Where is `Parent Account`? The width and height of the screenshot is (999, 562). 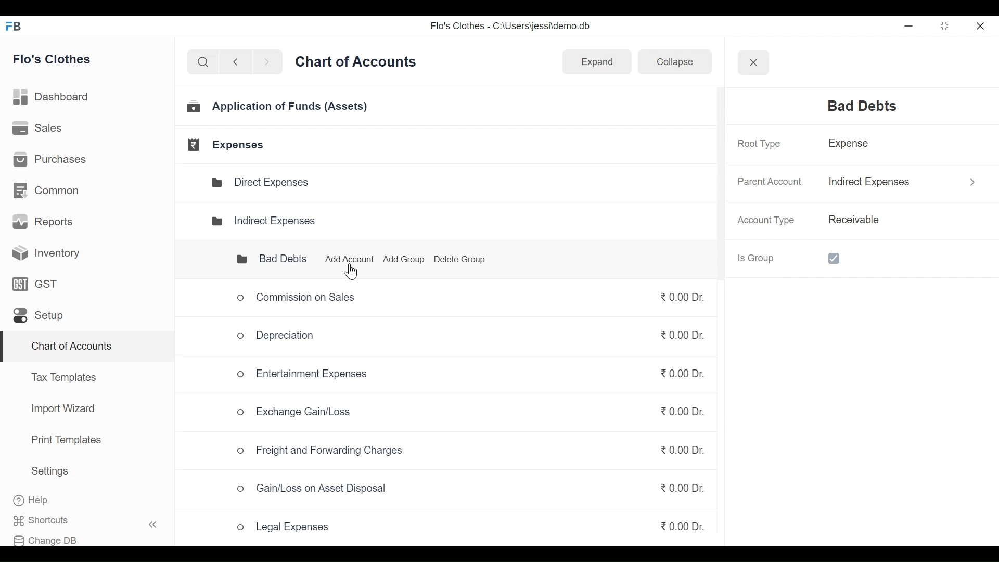 Parent Account is located at coordinates (768, 182).